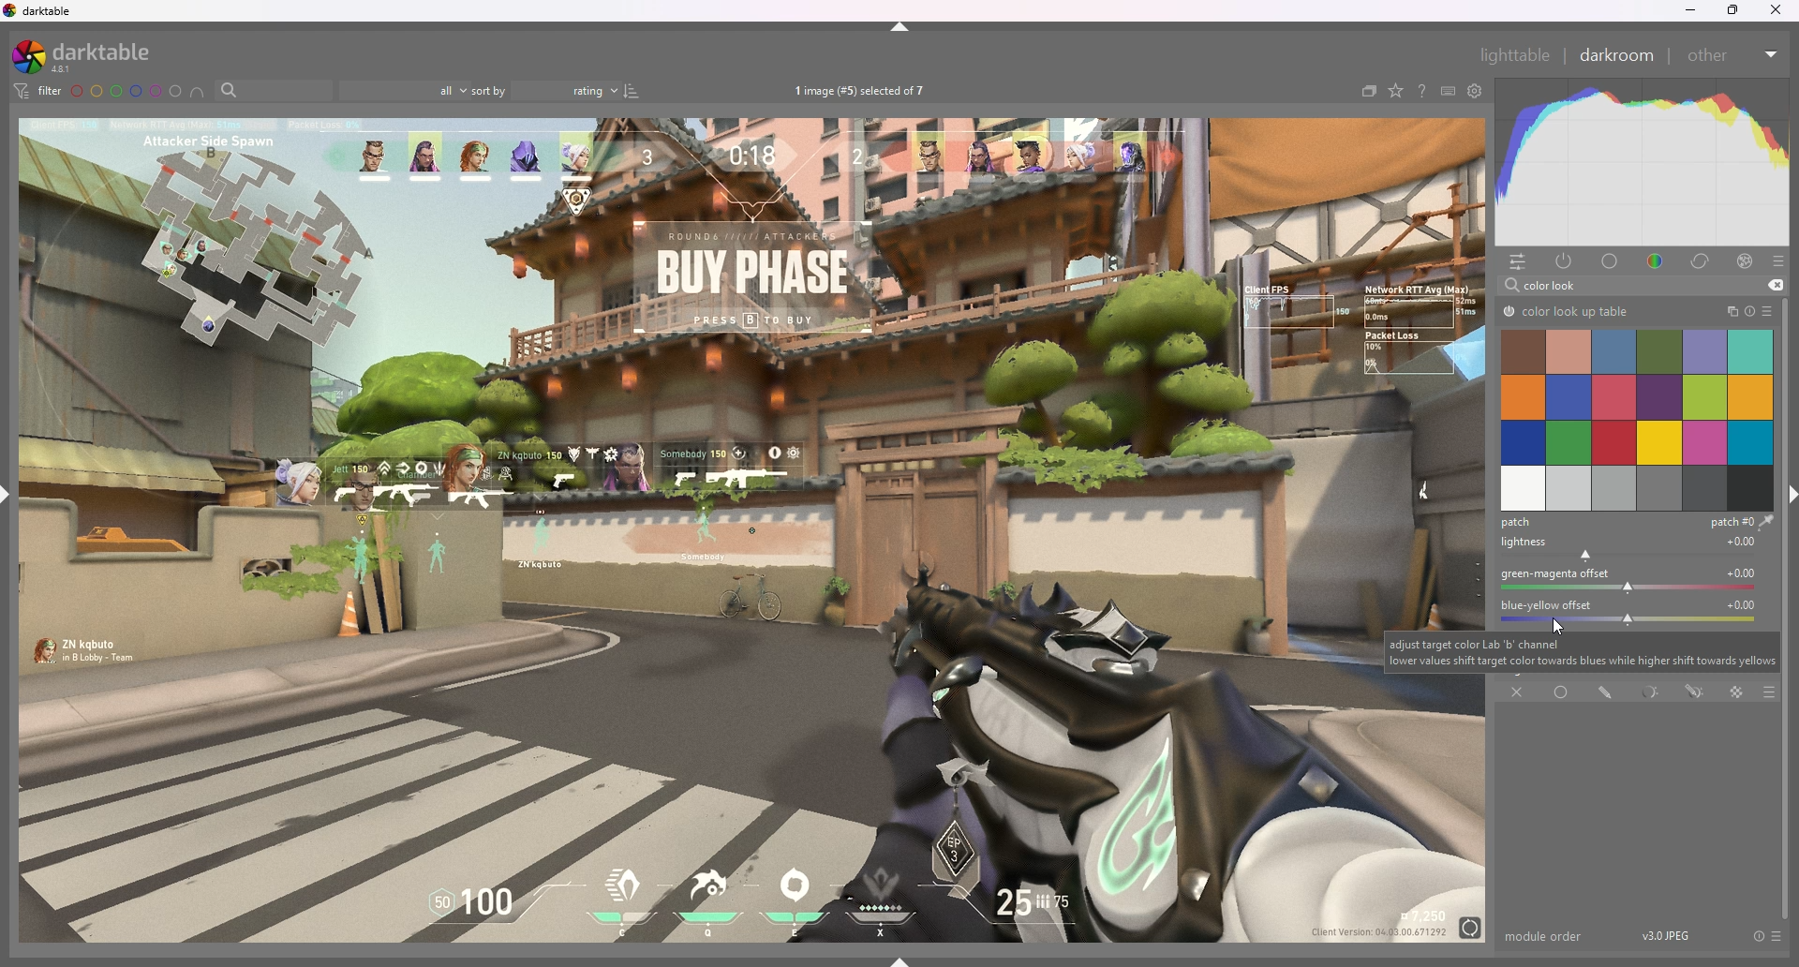 This screenshot has width=1799, height=967. I want to click on color labels, so click(125, 90).